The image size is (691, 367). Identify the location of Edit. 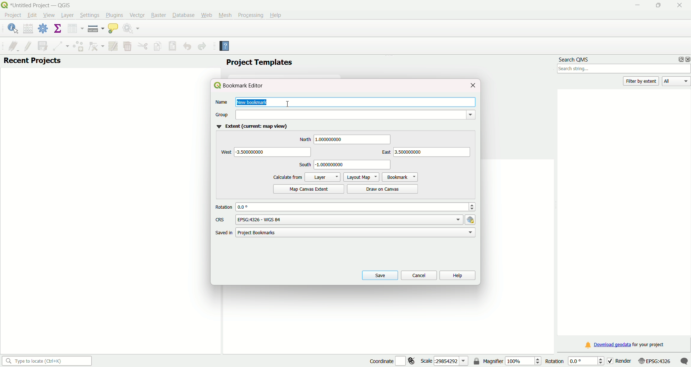
(32, 15).